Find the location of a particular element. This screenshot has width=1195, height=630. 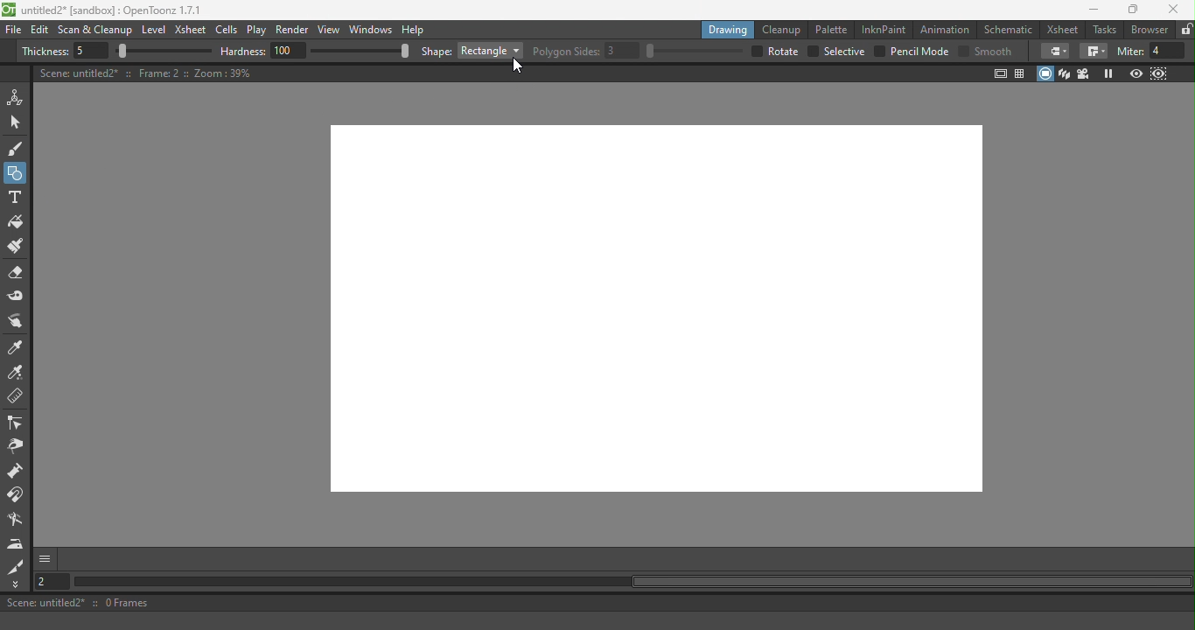

Sub-camera preview is located at coordinates (1157, 73).